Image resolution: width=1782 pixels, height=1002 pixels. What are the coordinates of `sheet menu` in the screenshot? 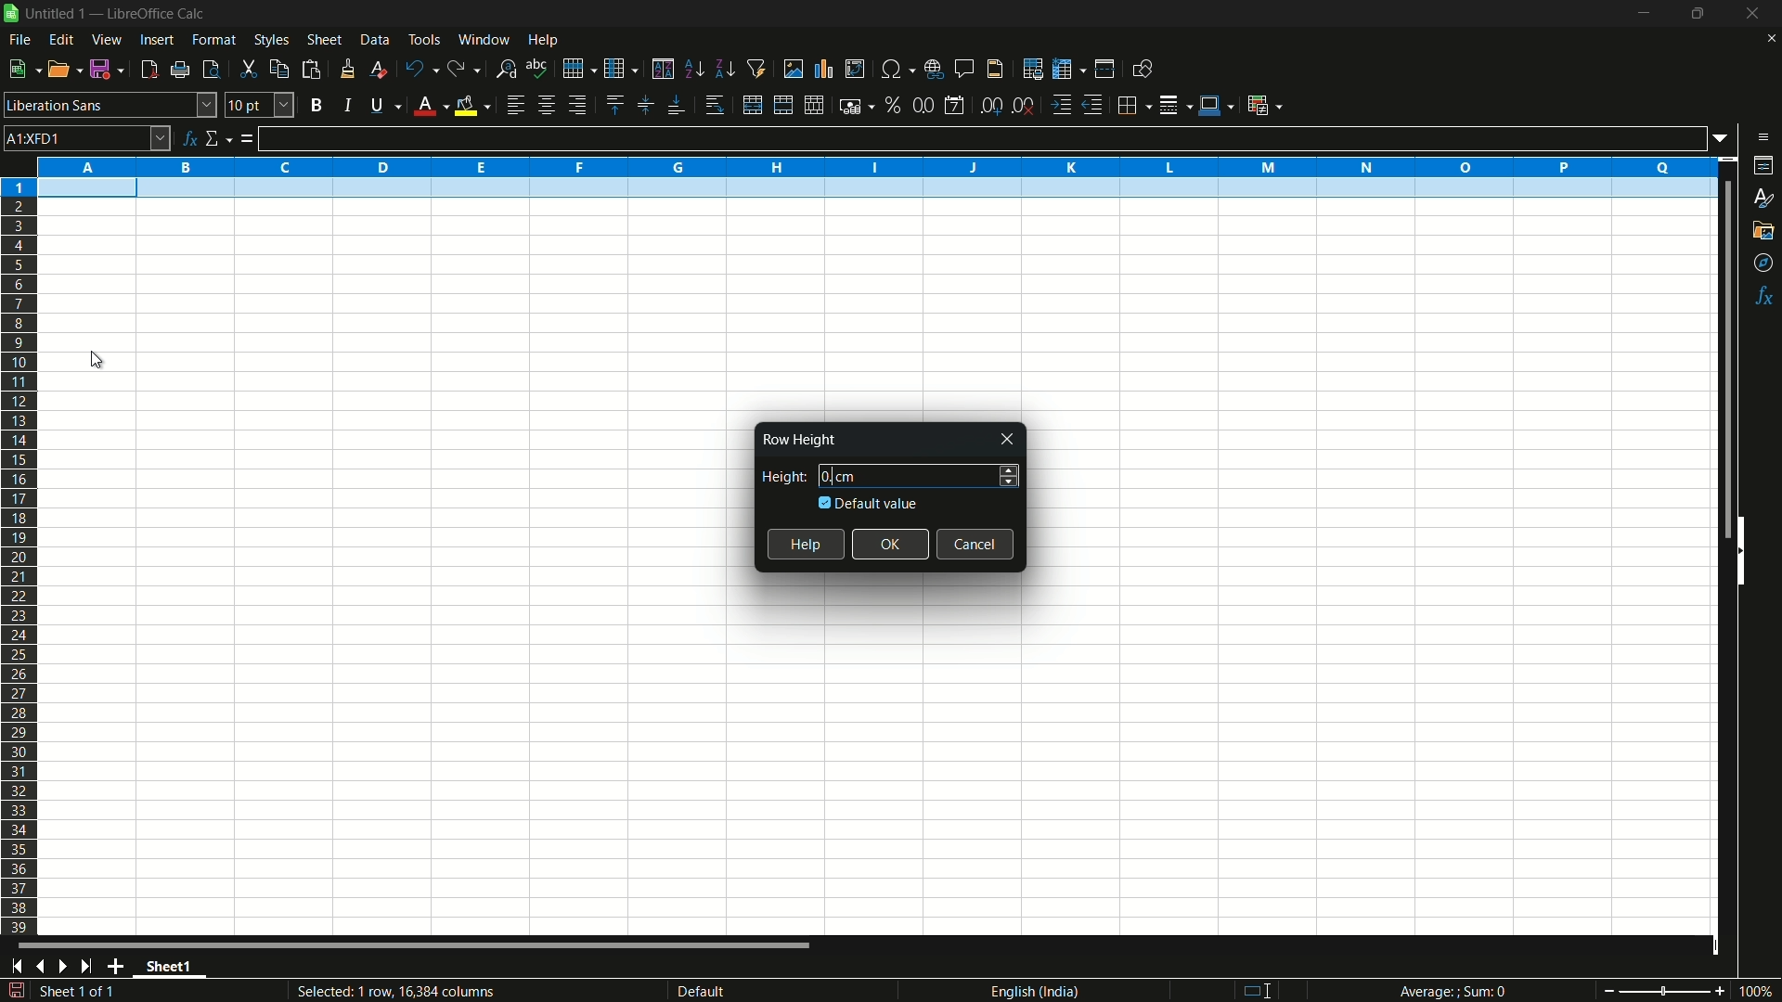 It's located at (324, 40).